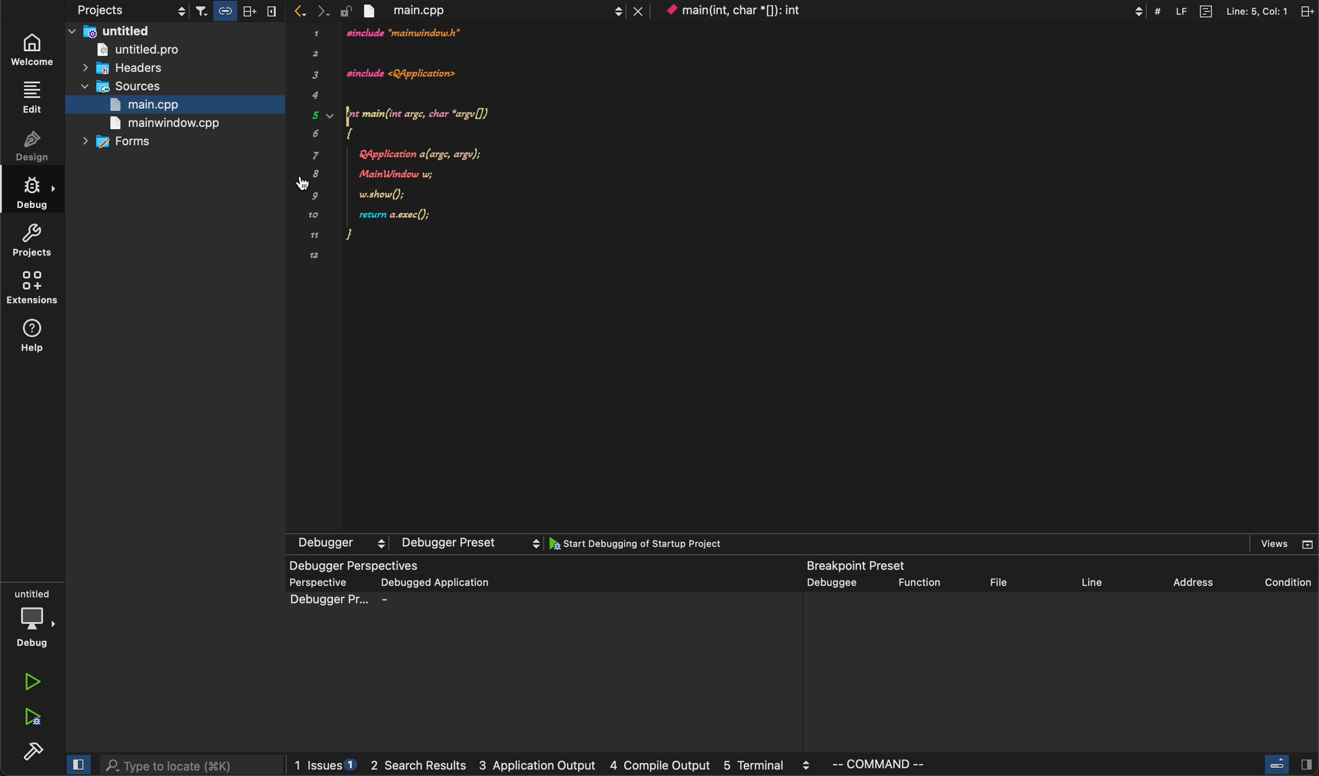  I want to click on terminal, so click(771, 767).